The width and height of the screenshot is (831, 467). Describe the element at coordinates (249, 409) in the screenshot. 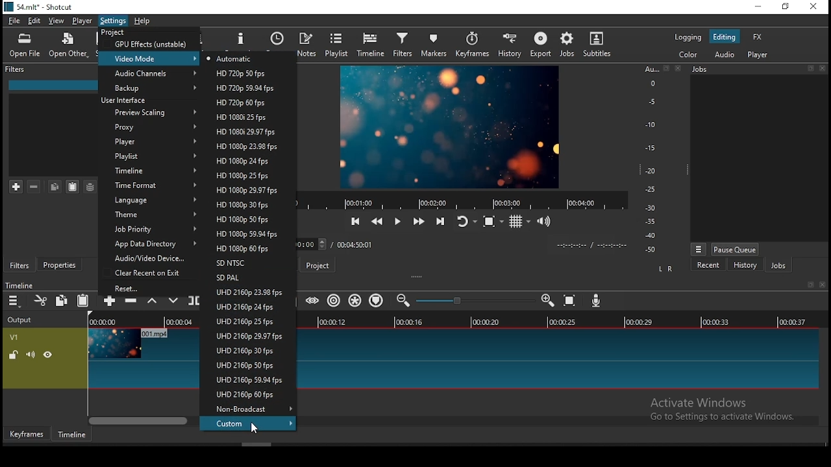

I see `resolution option` at that location.